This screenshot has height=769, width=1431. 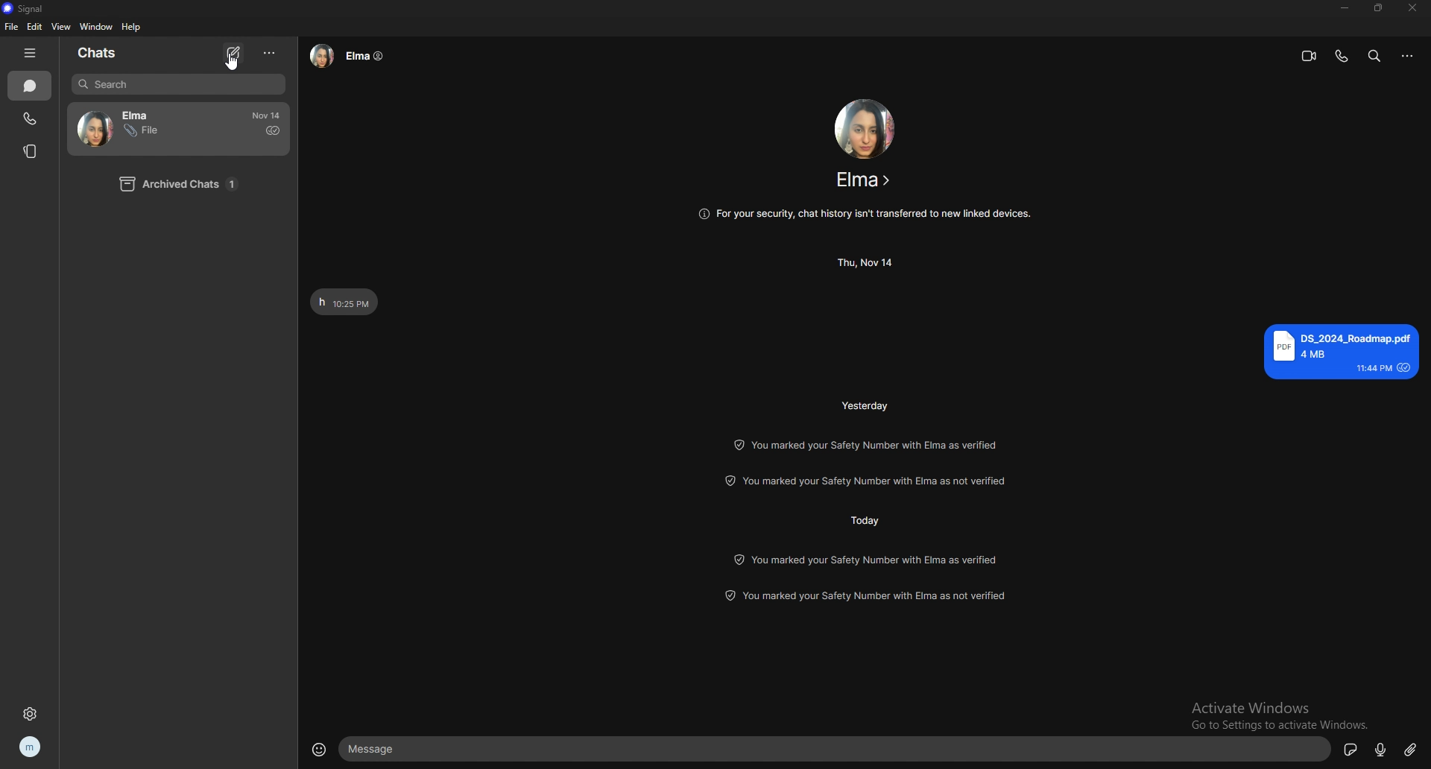 I want to click on resize, so click(x=1380, y=7).